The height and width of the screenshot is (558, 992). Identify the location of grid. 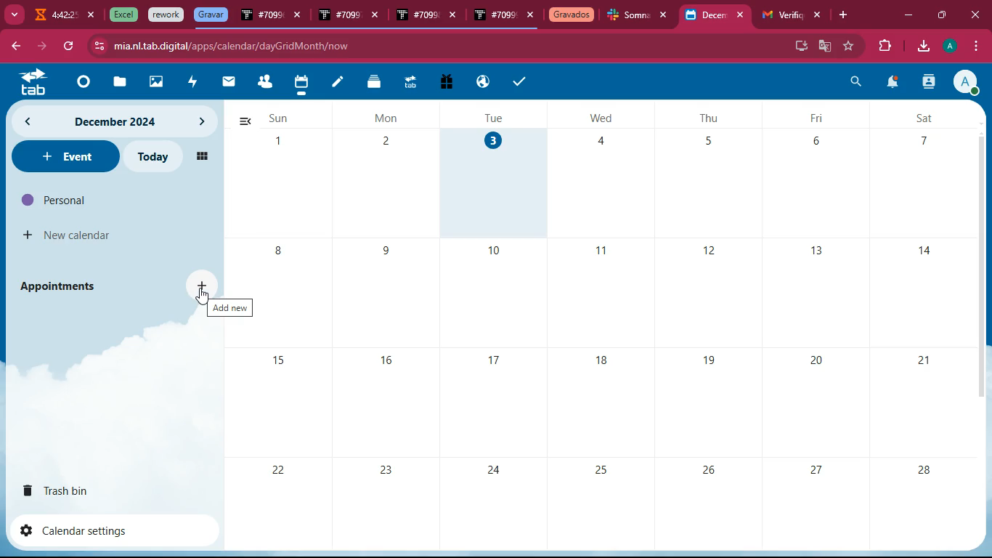
(199, 155).